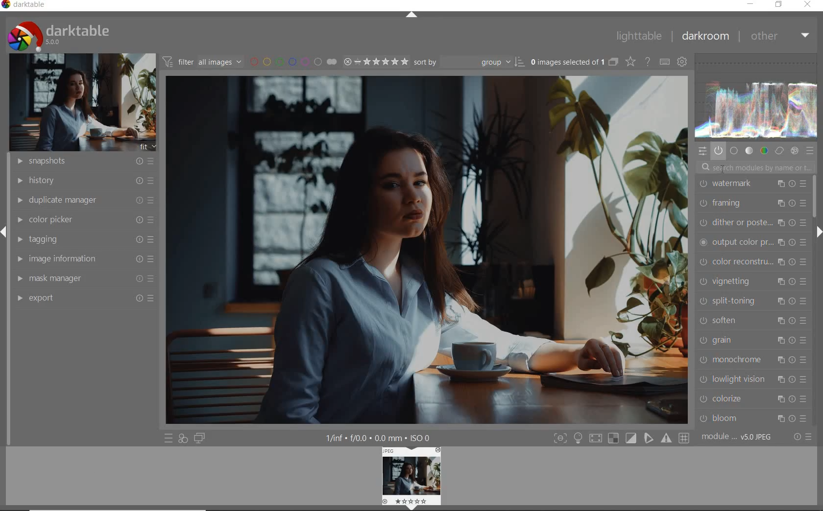 The image size is (823, 511). What do you see at coordinates (753, 203) in the screenshot?
I see `framing` at bounding box center [753, 203].